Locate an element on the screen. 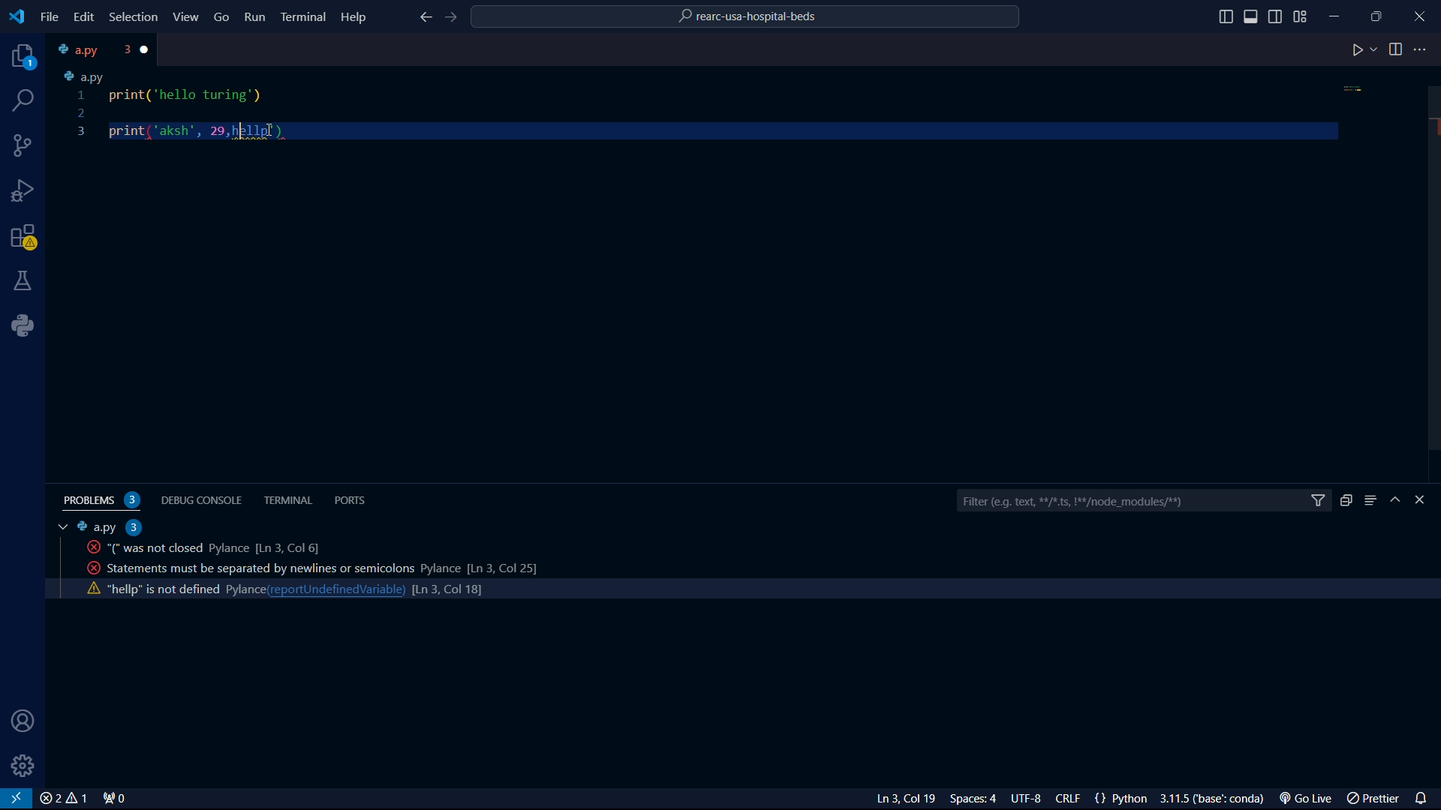 This screenshot has height=810, width=1441. close is located at coordinates (63, 799).